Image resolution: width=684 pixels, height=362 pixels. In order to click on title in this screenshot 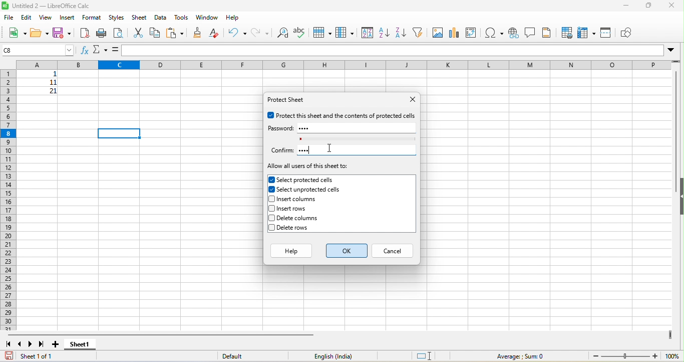, I will do `click(48, 6)`.